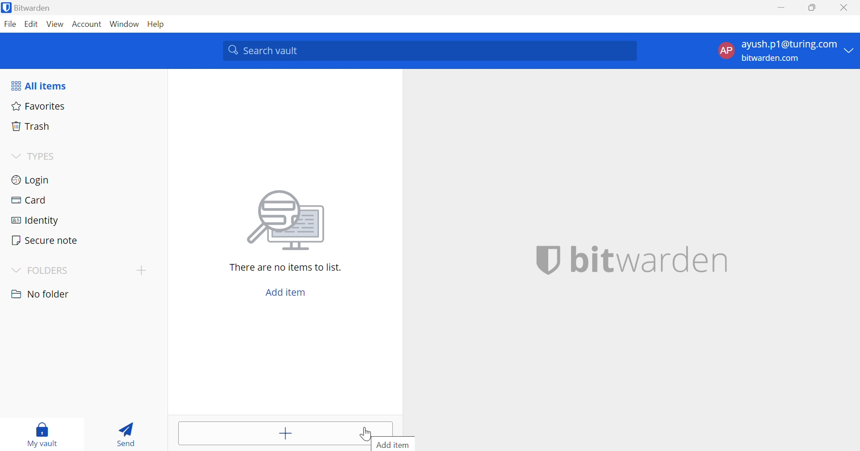 The image size is (860, 451). Describe the element at coordinates (46, 240) in the screenshot. I see `Secure notes` at that location.